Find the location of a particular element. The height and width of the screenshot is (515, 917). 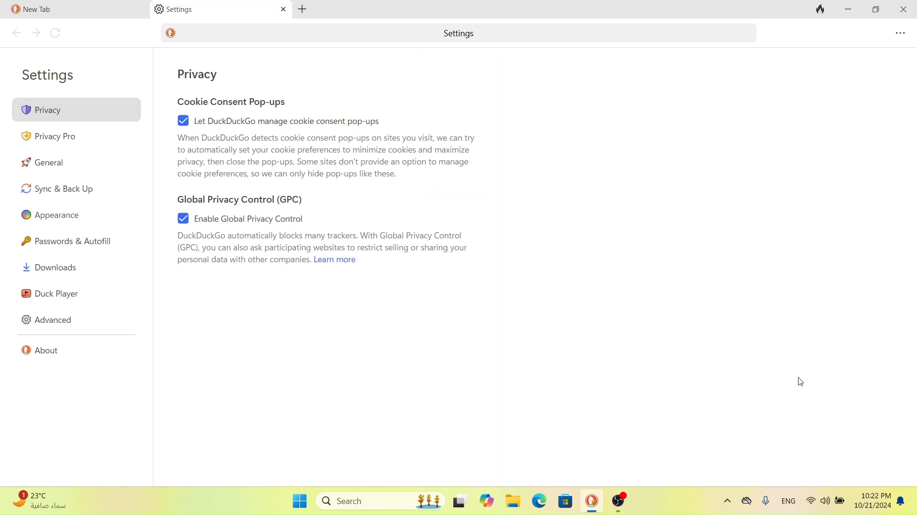

passwords & autofill is located at coordinates (67, 242).